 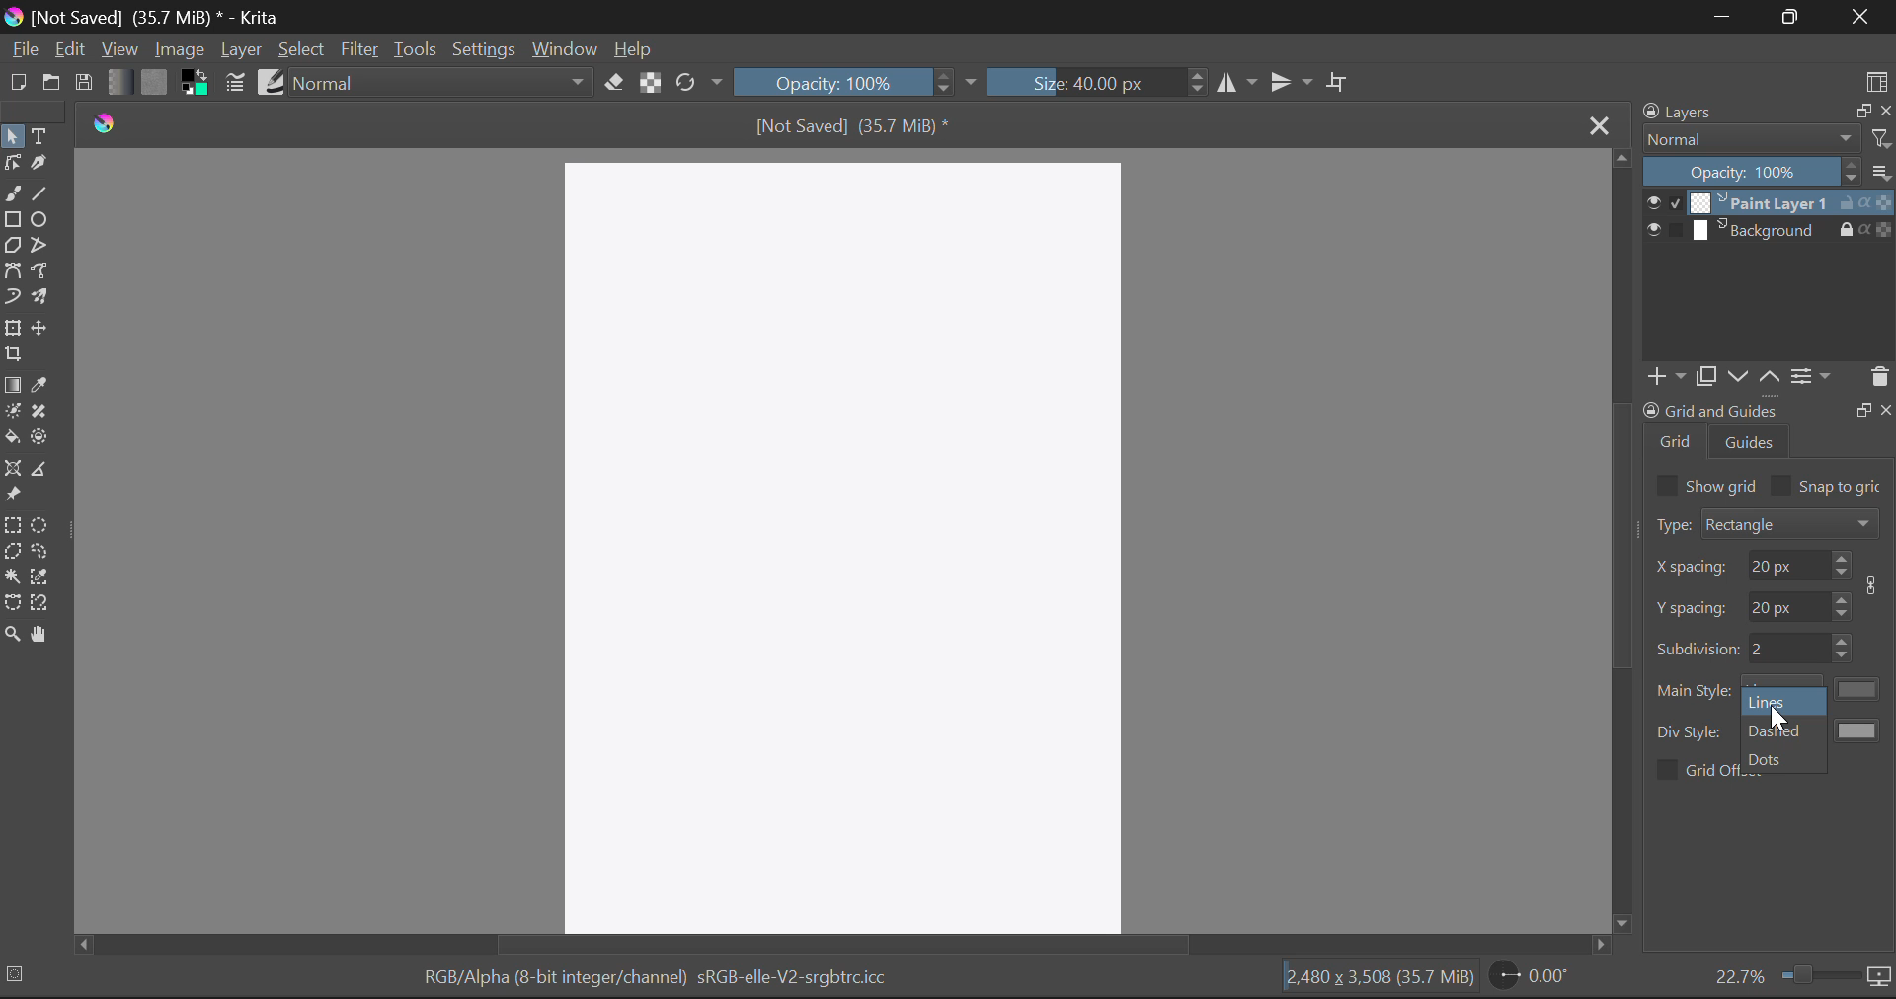 What do you see at coordinates (156, 82) in the screenshot?
I see `Pattern` at bounding box center [156, 82].